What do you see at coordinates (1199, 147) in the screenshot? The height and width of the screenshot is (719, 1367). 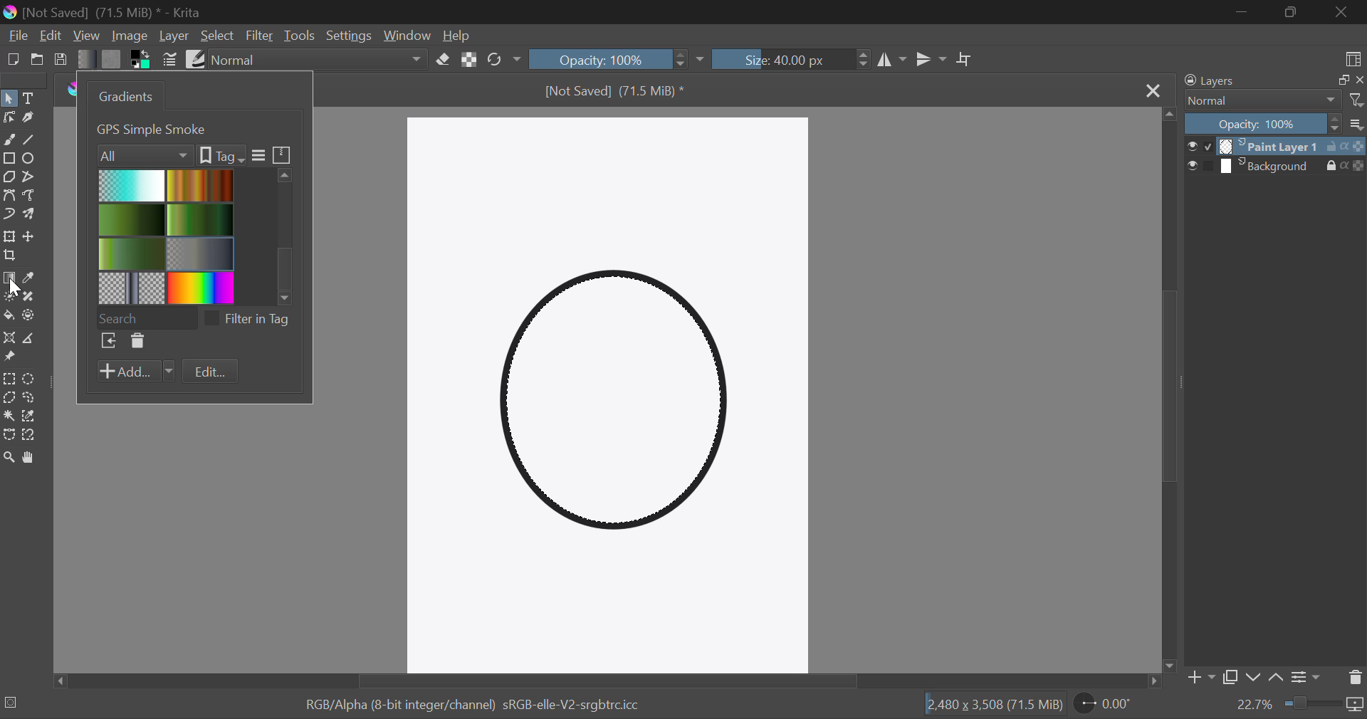 I see `checkbox` at bounding box center [1199, 147].